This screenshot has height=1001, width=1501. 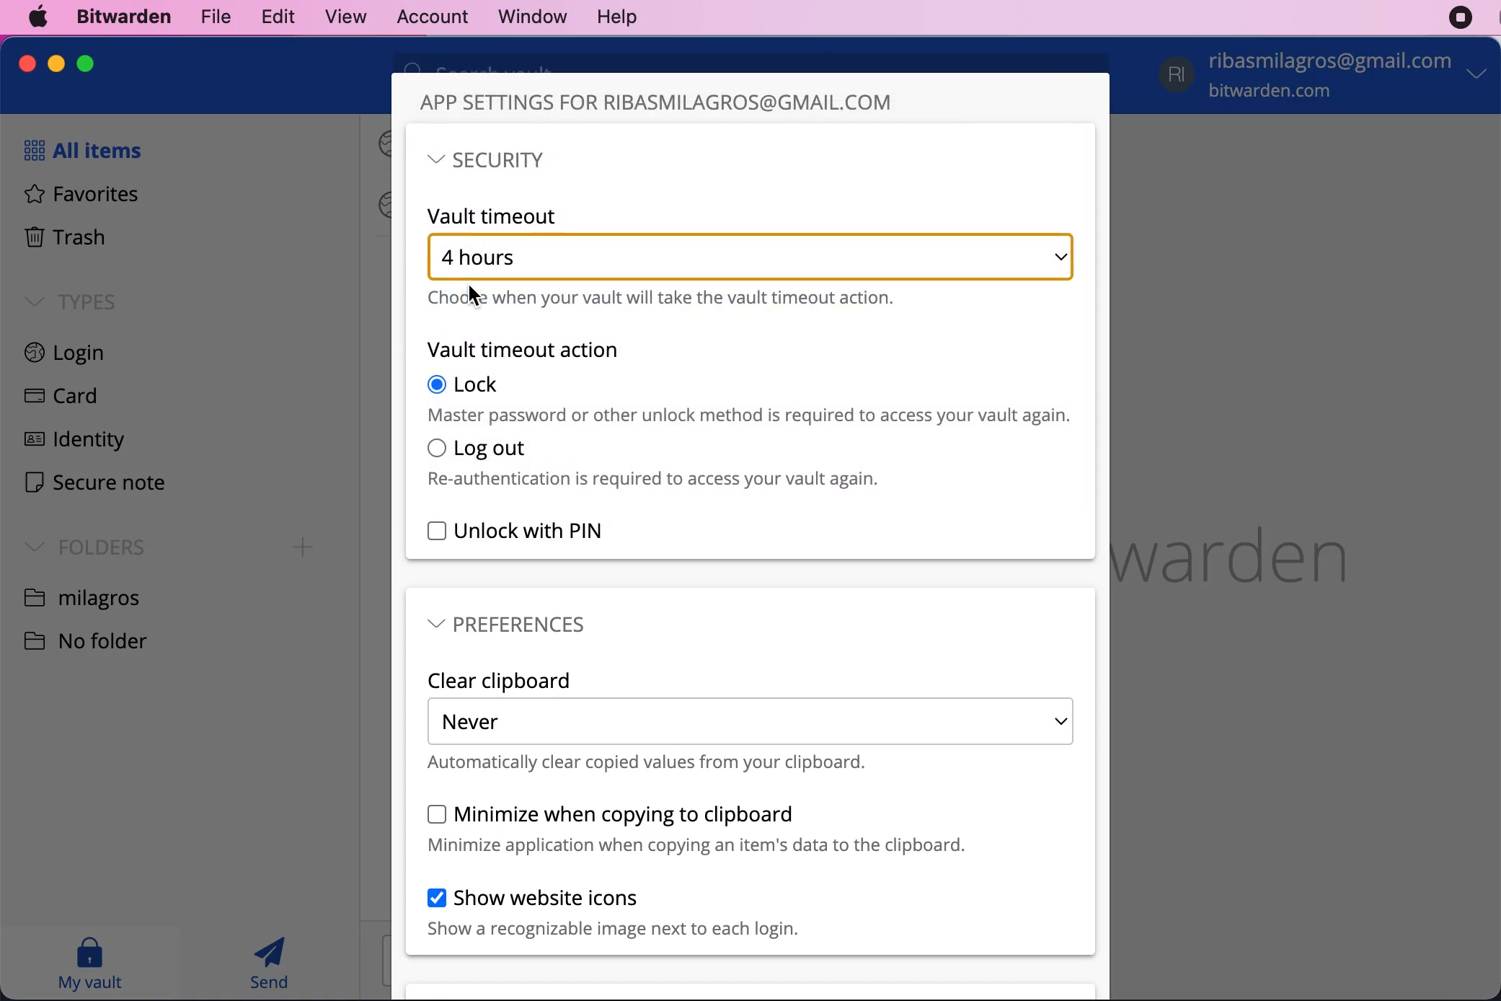 What do you see at coordinates (339, 17) in the screenshot?
I see `view` at bounding box center [339, 17].